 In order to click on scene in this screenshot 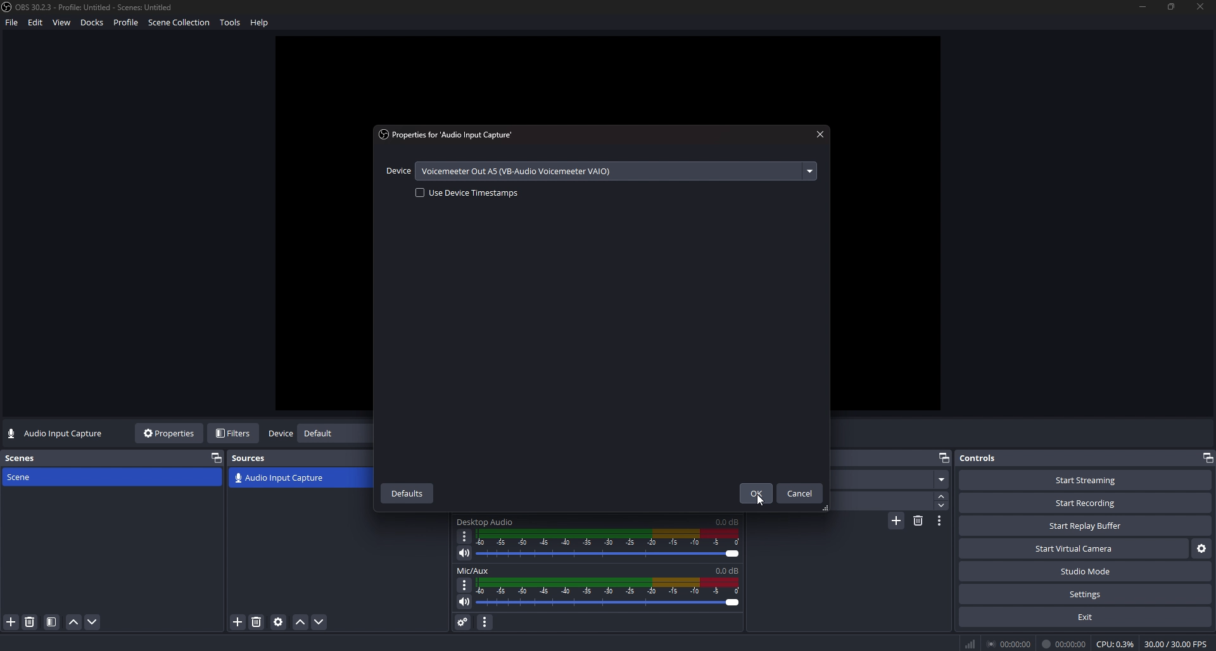, I will do `click(33, 477)`.